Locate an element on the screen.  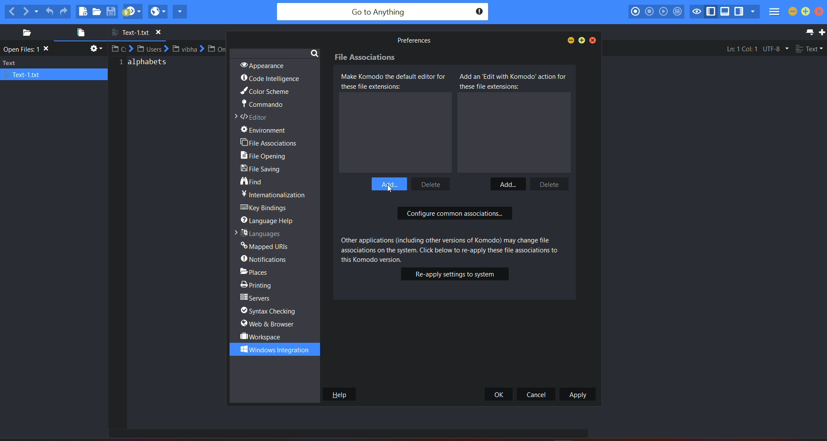
close is located at coordinates (821, 12).